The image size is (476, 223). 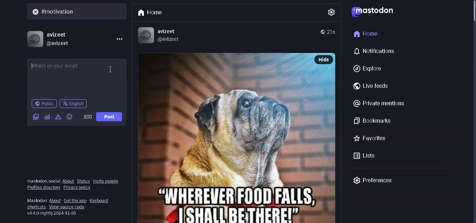 What do you see at coordinates (169, 39) in the screenshot?
I see `@avizeet` at bounding box center [169, 39].